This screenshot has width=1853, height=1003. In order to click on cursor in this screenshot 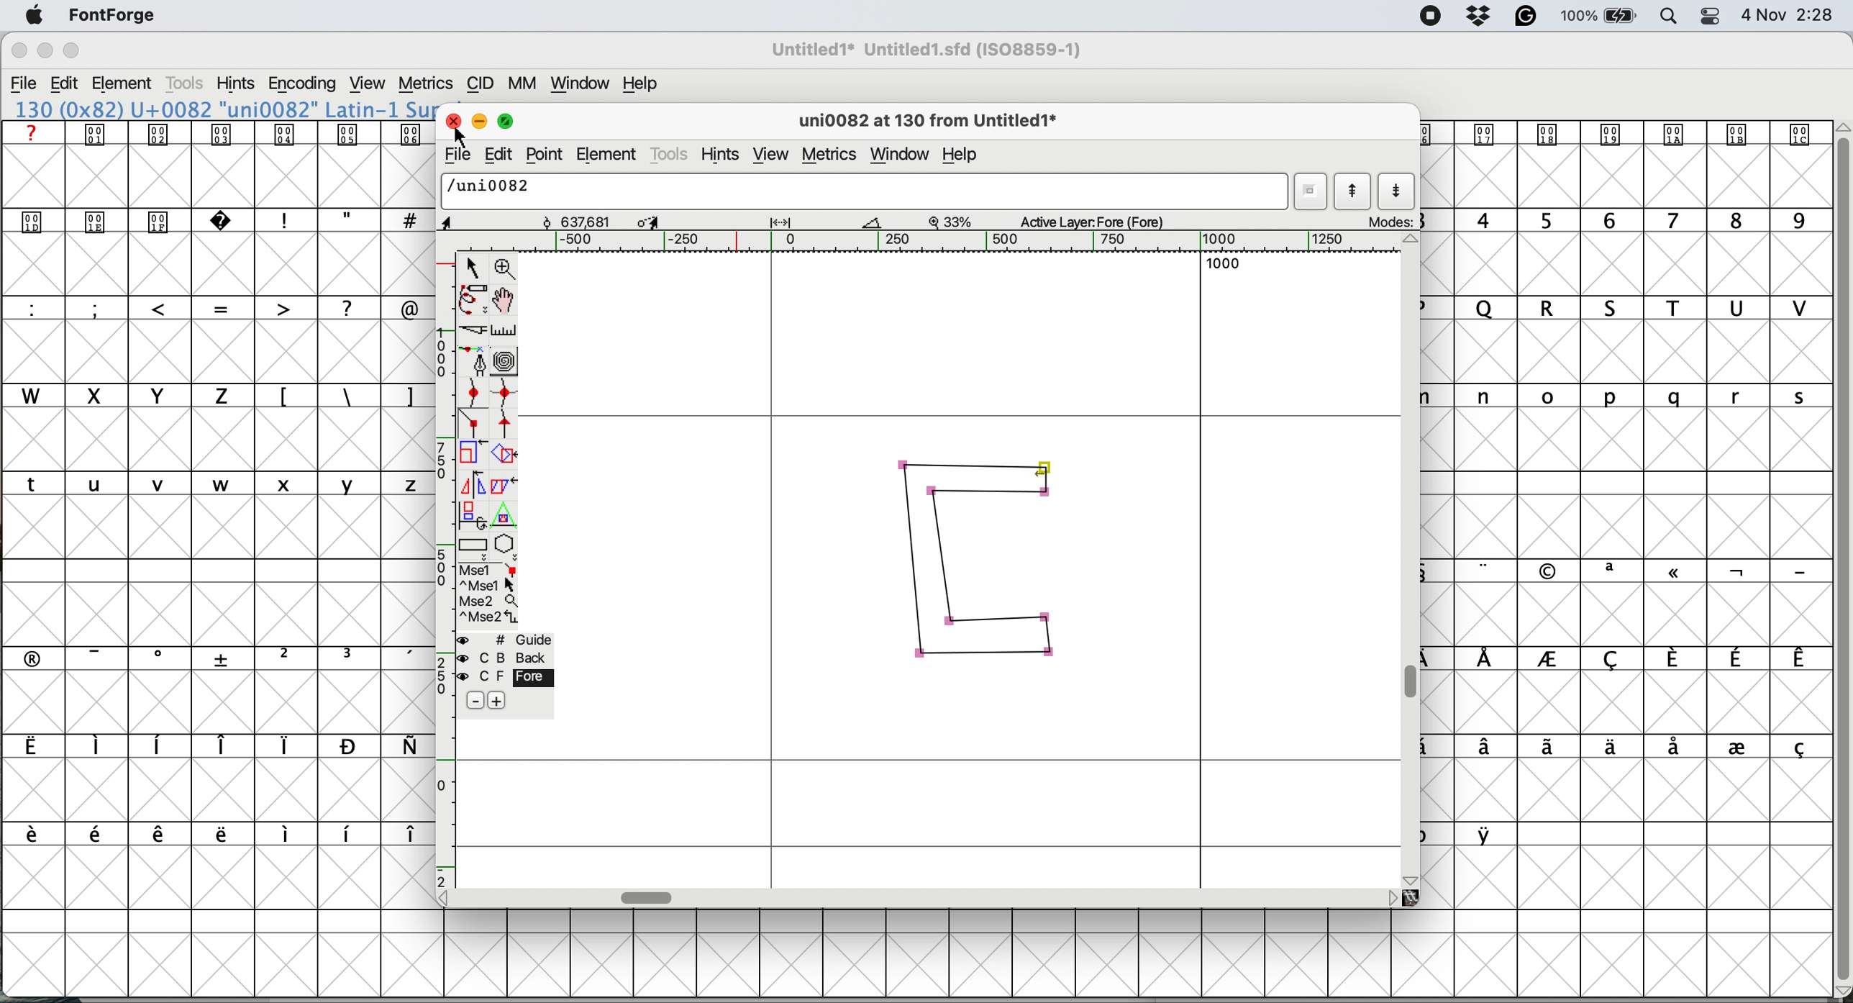, I will do `click(463, 137)`.